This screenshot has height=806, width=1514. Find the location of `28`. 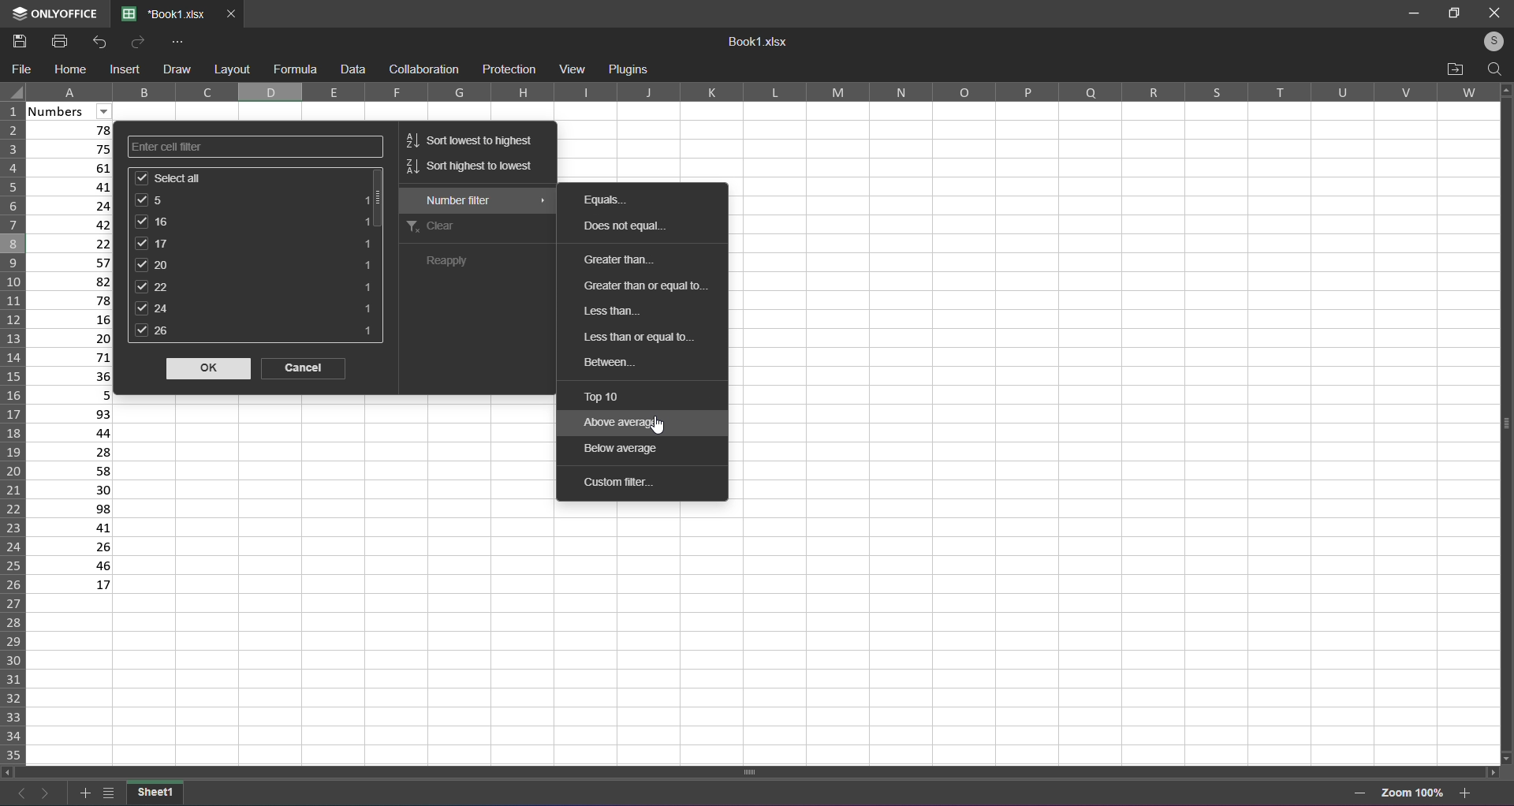

28 is located at coordinates (72, 451).